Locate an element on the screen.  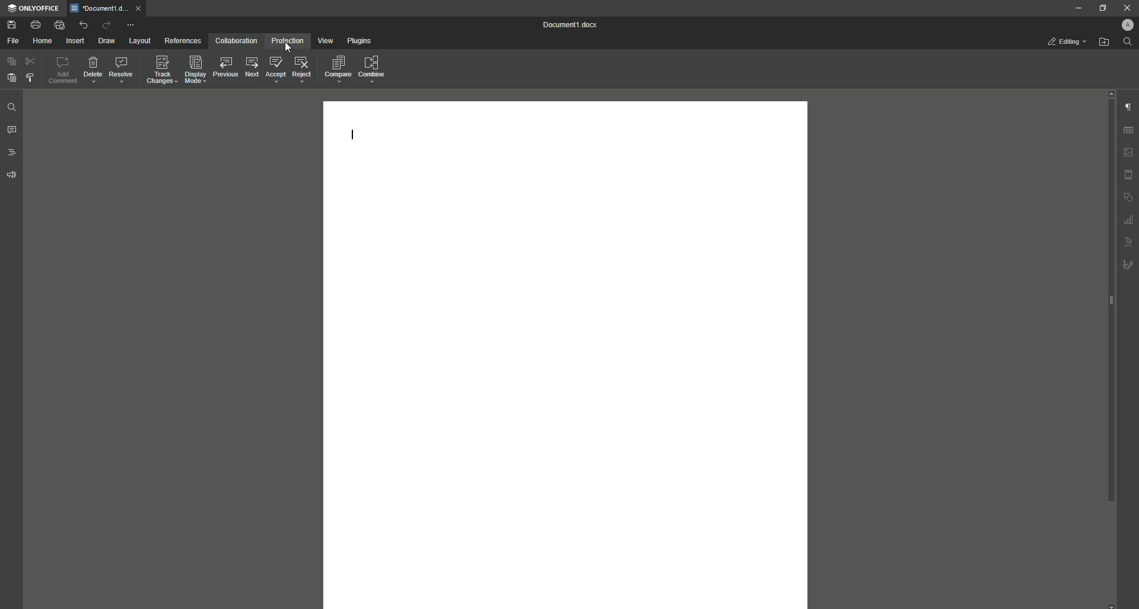
Insert is located at coordinates (74, 40).